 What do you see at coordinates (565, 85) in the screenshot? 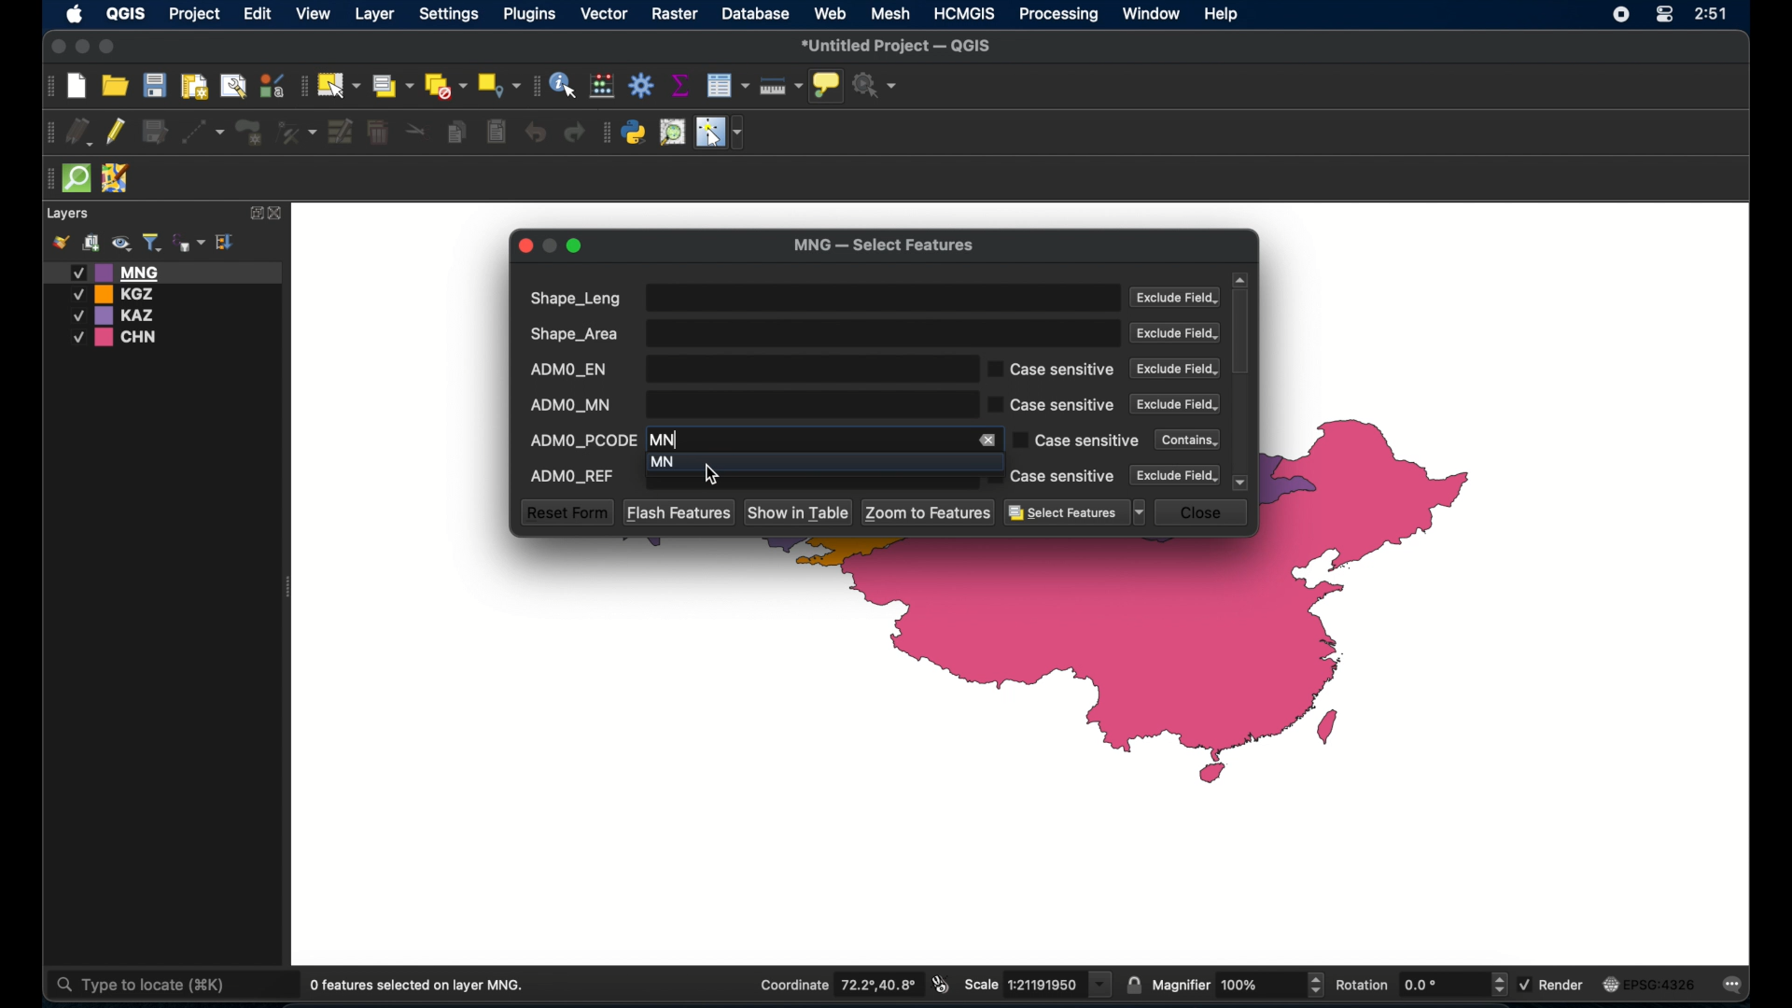
I see `identify feature` at bounding box center [565, 85].